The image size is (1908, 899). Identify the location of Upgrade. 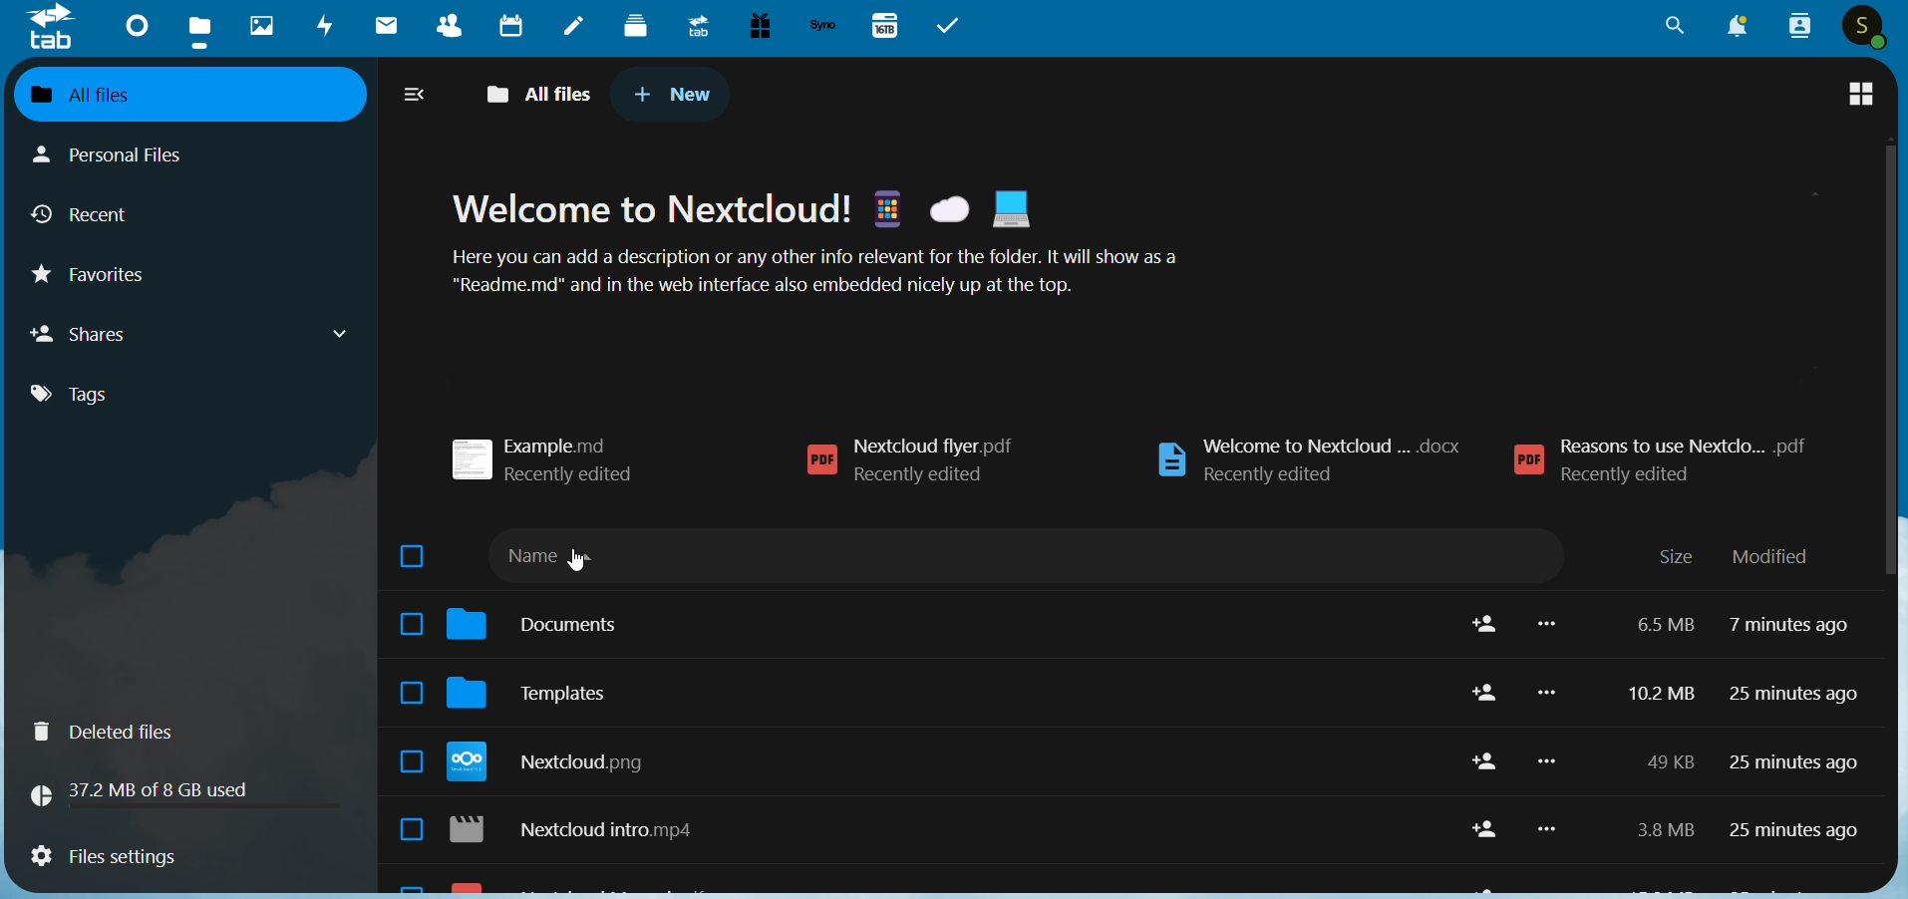
(698, 26).